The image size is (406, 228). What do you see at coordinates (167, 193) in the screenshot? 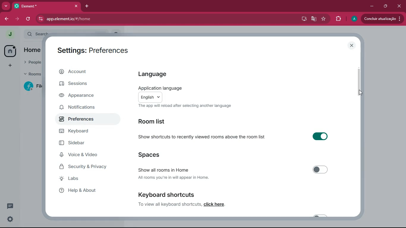
I see `keyboard shortcuts` at bounding box center [167, 193].